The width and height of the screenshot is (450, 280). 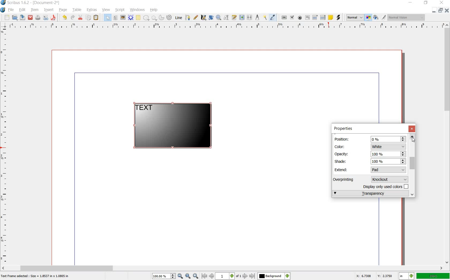 What do you see at coordinates (38, 18) in the screenshot?
I see `print` at bounding box center [38, 18].